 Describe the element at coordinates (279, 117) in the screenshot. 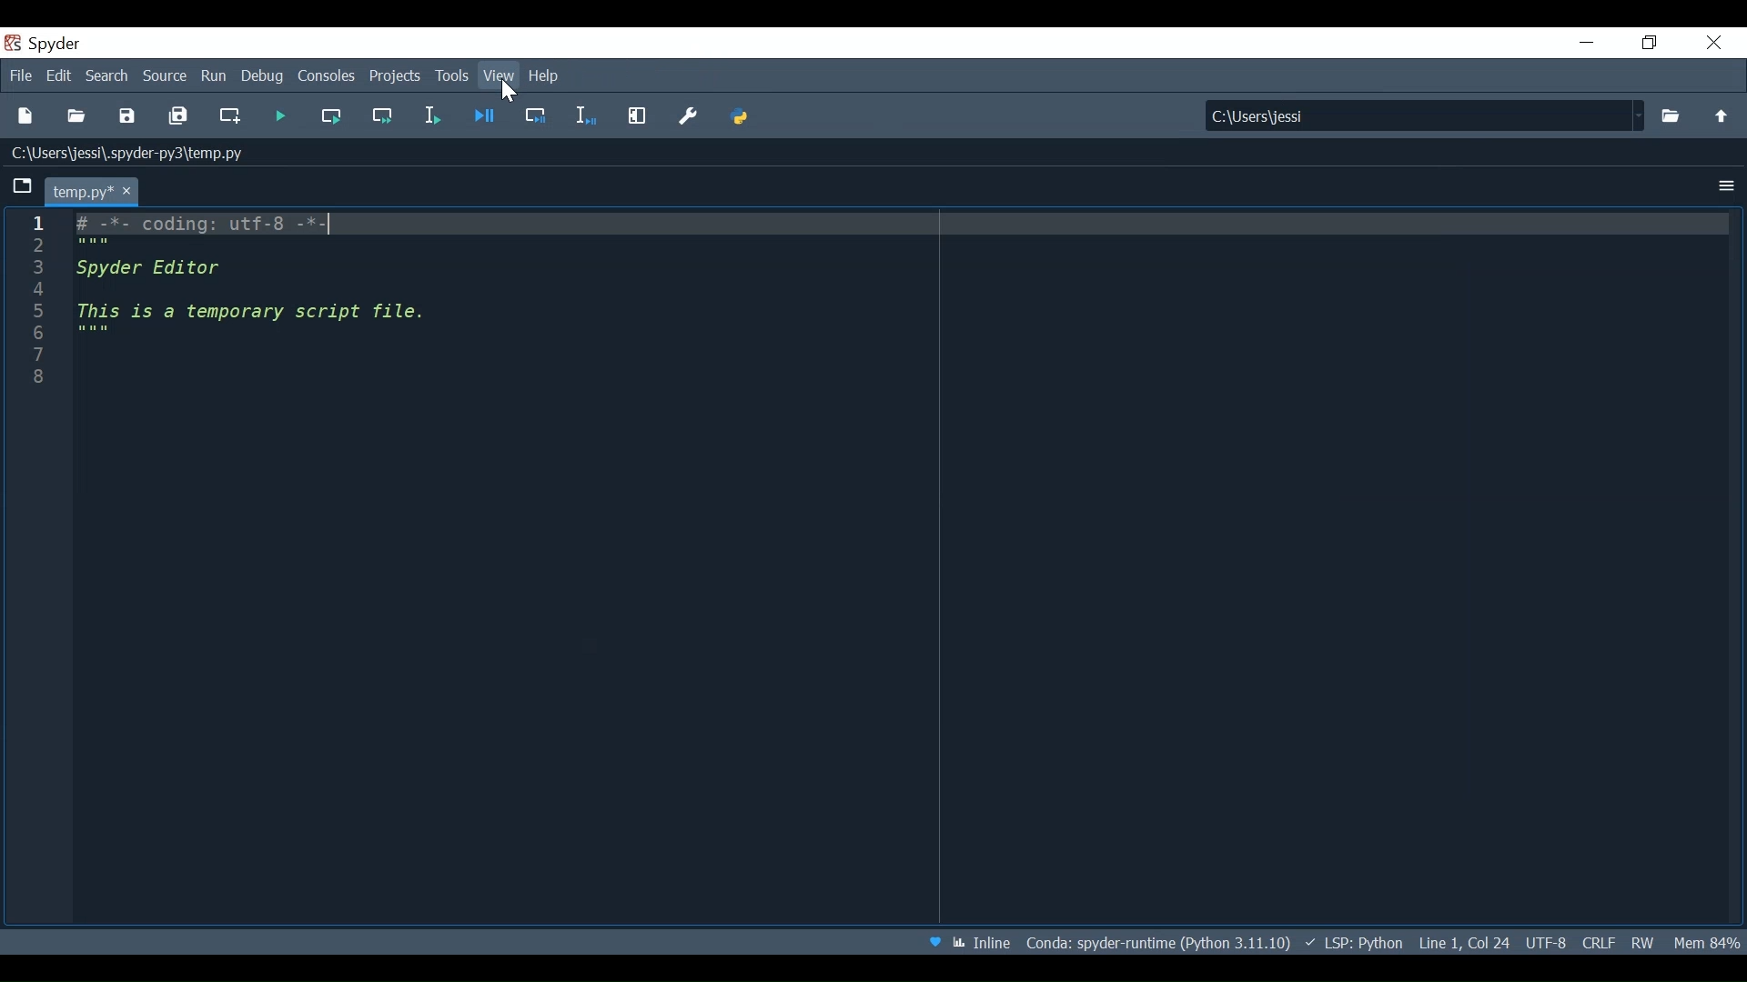

I see `Run` at that location.